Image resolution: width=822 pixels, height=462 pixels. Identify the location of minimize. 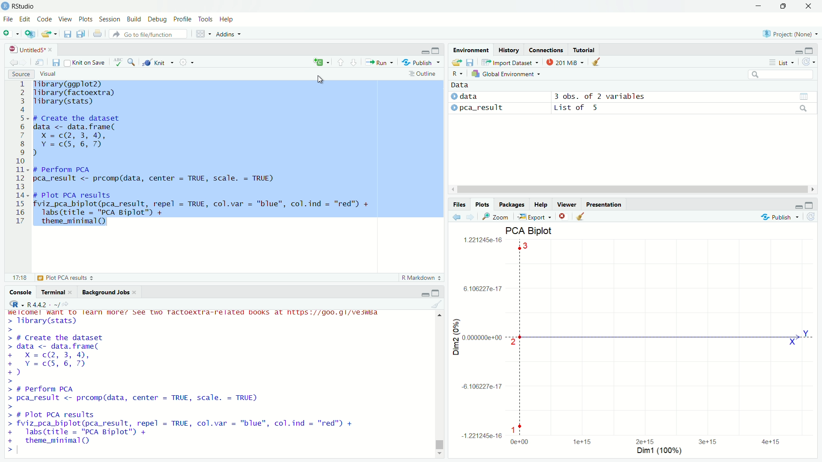
(425, 293).